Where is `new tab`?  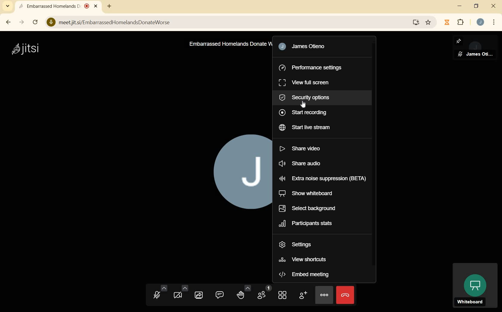 new tab is located at coordinates (109, 6).